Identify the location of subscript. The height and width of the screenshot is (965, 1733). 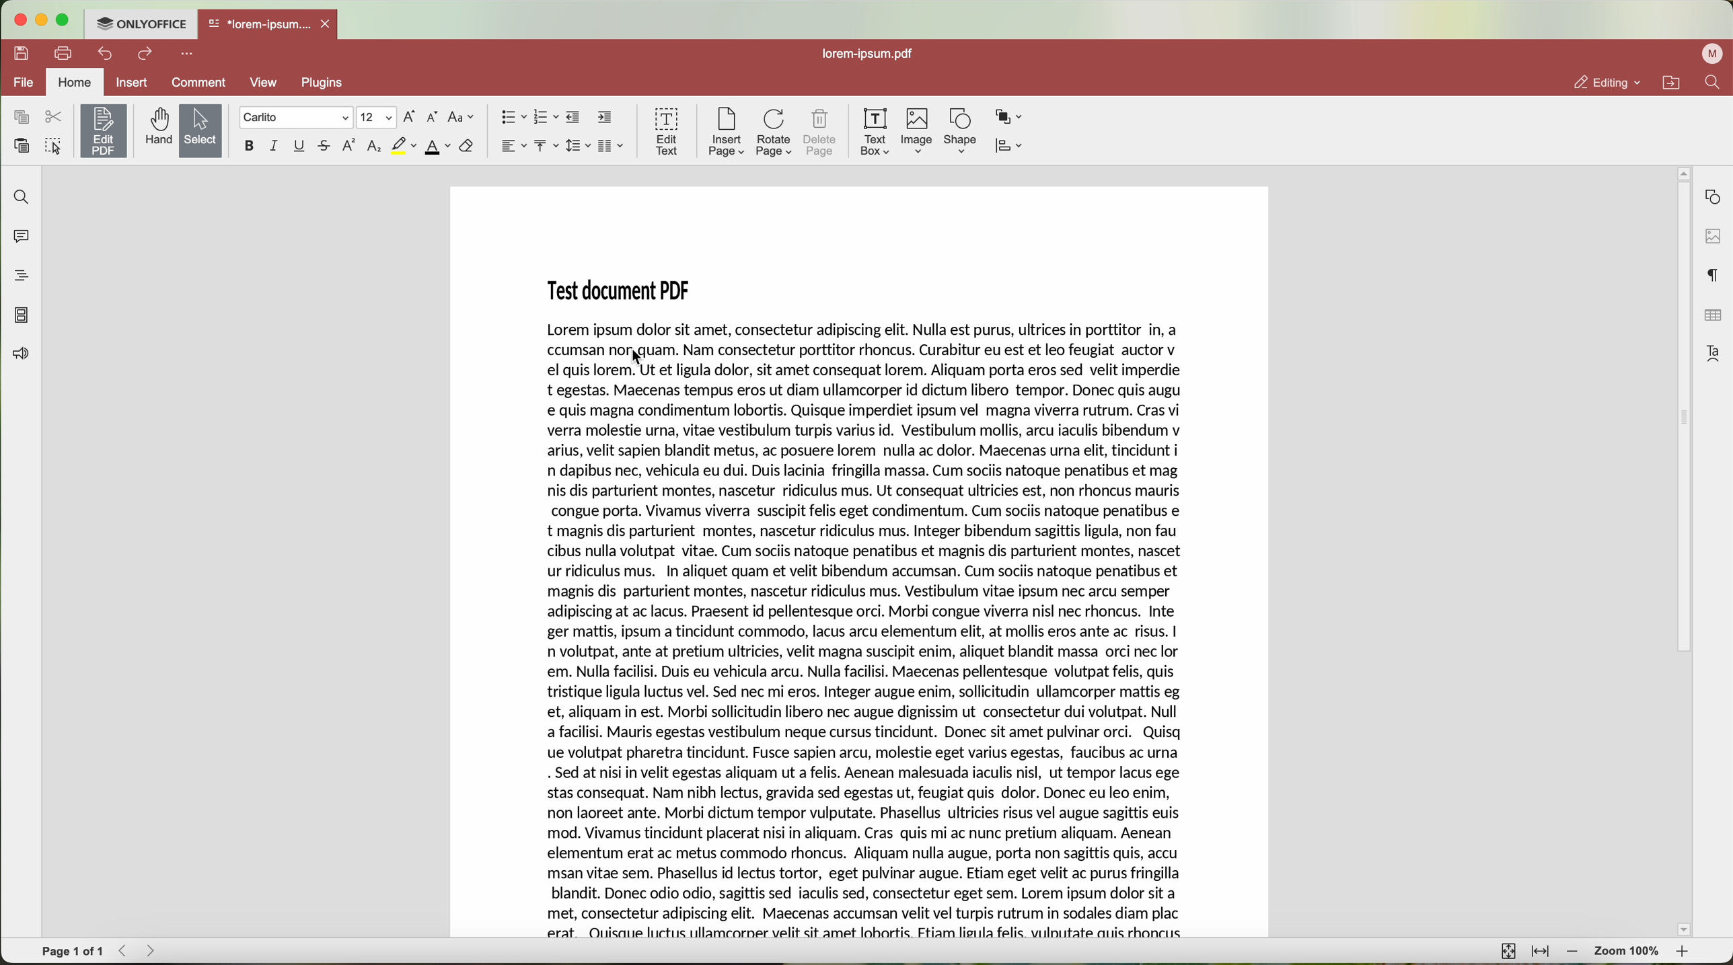
(375, 146).